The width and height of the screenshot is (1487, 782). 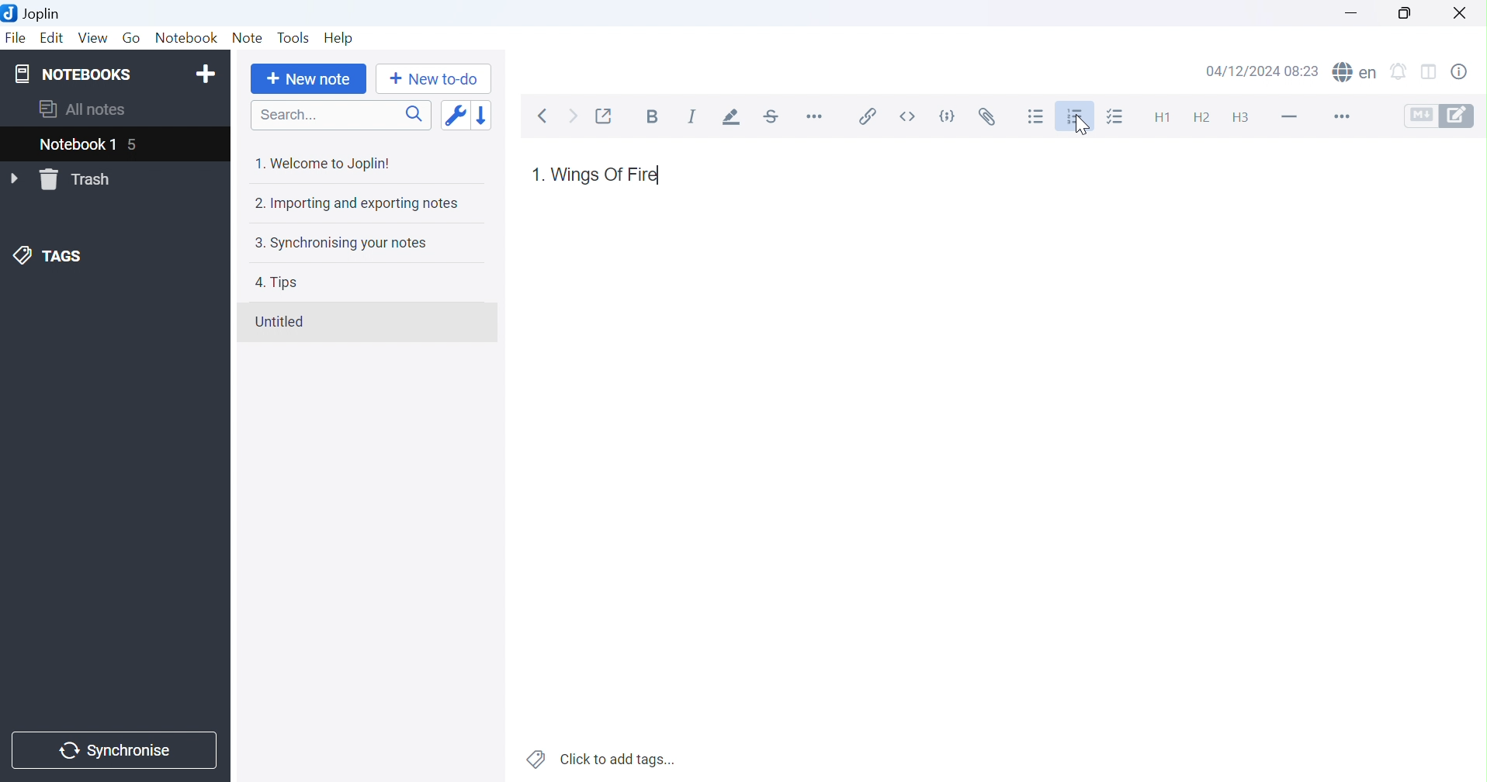 I want to click on Synchronise, so click(x=115, y=748).